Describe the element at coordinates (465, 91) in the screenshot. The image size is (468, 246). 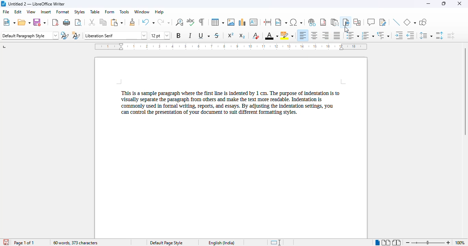
I see `vertical scroll bar` at that location.